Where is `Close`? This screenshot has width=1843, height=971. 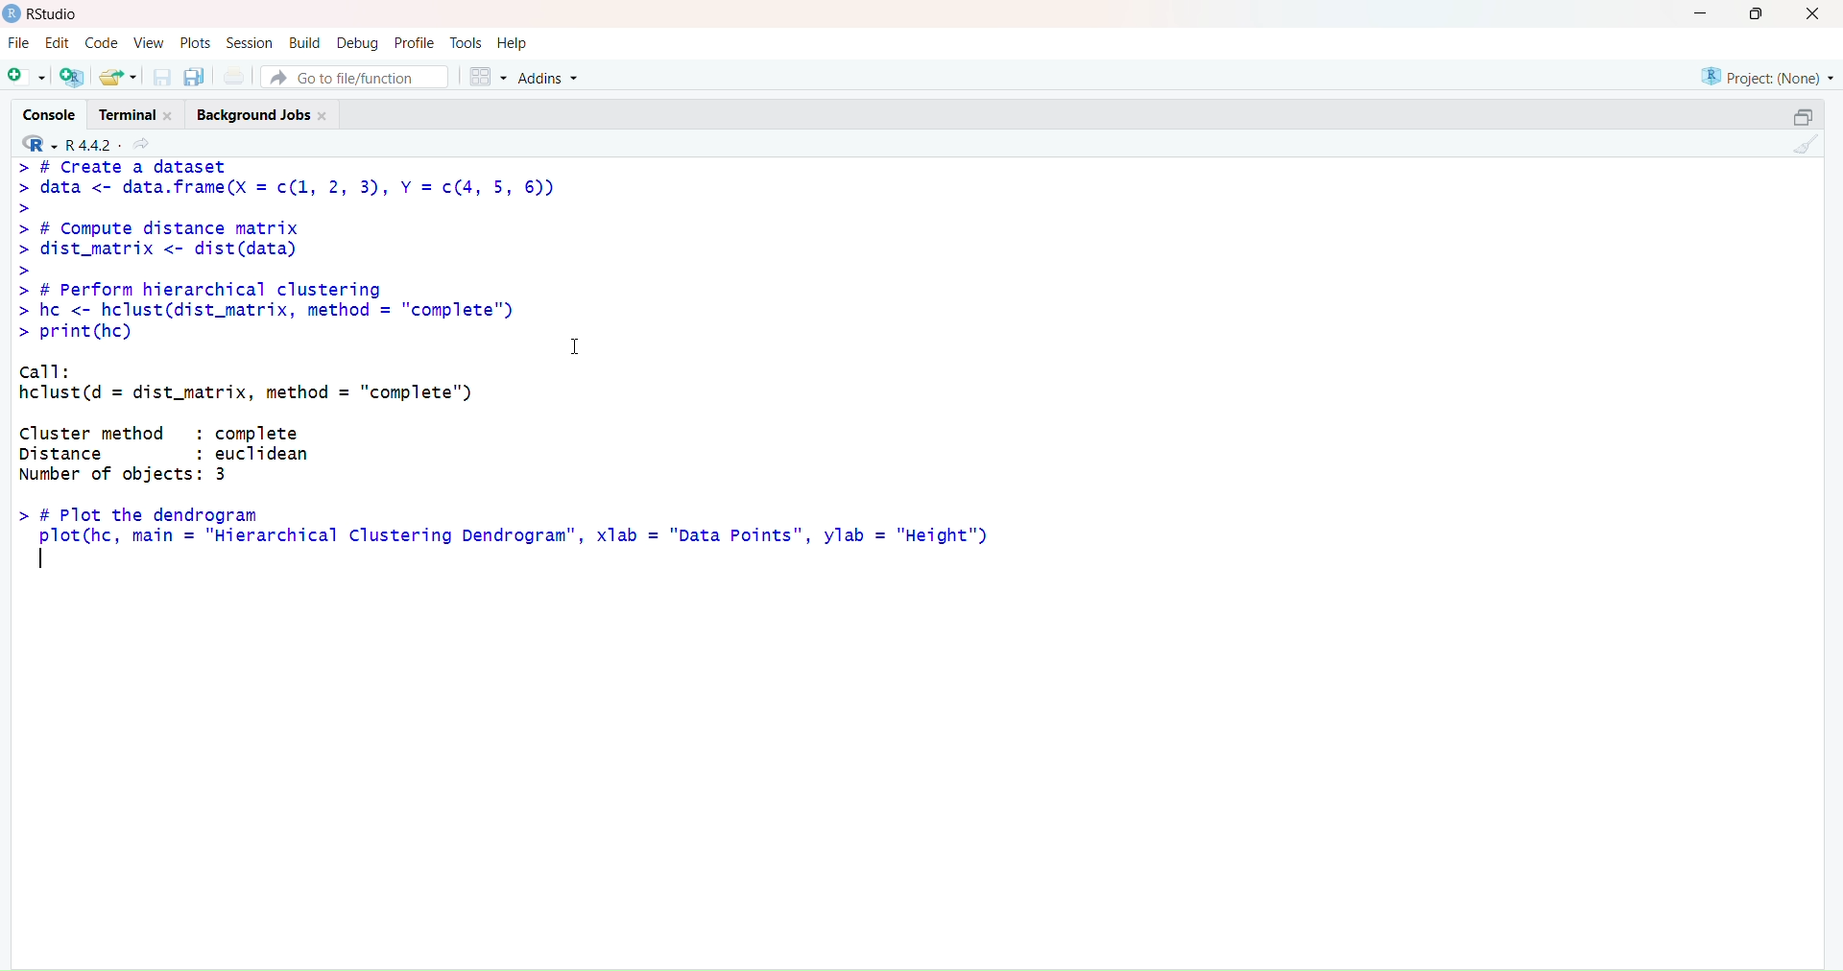
Close is located at coordinates (1812, 19).